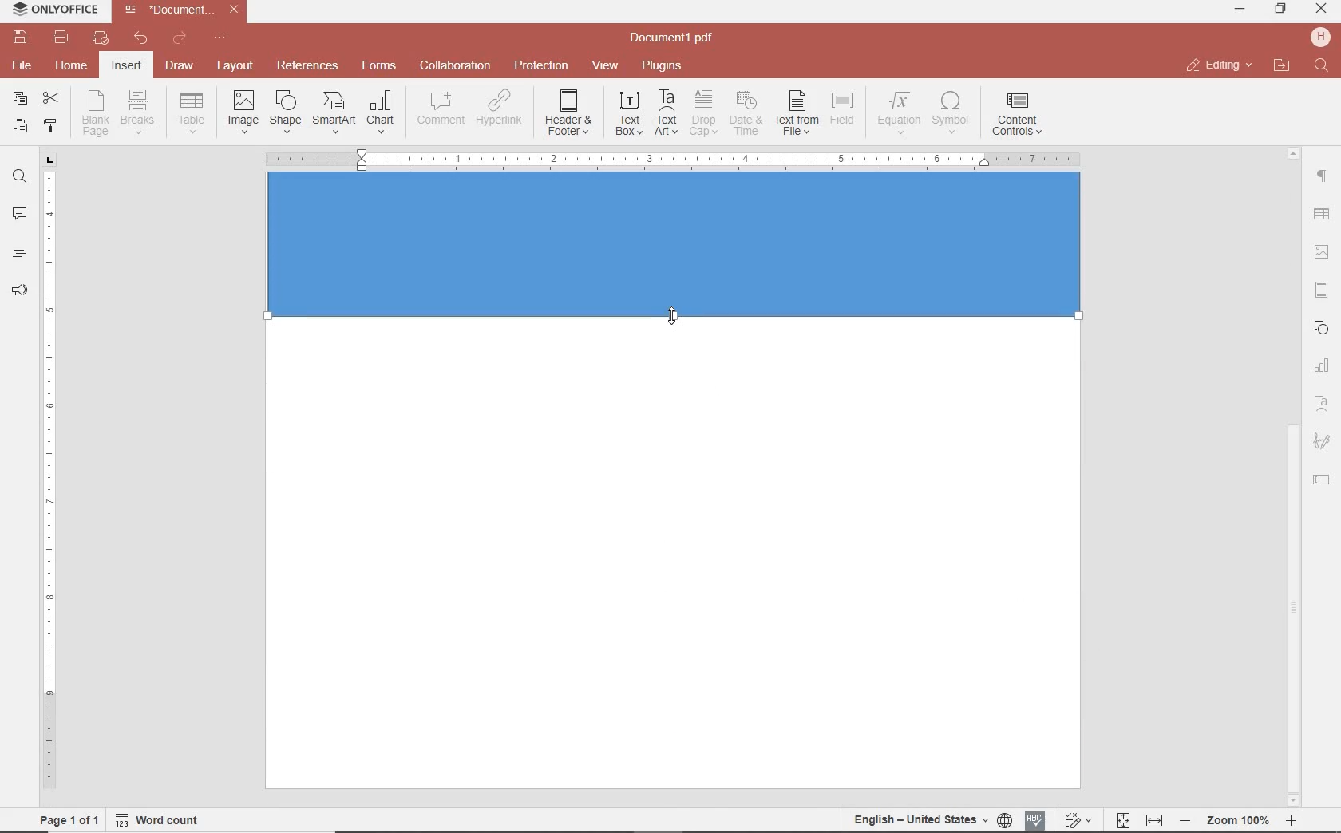 This screenshot has height=833, width=1341. I want to click on word count, so click(163, 820).